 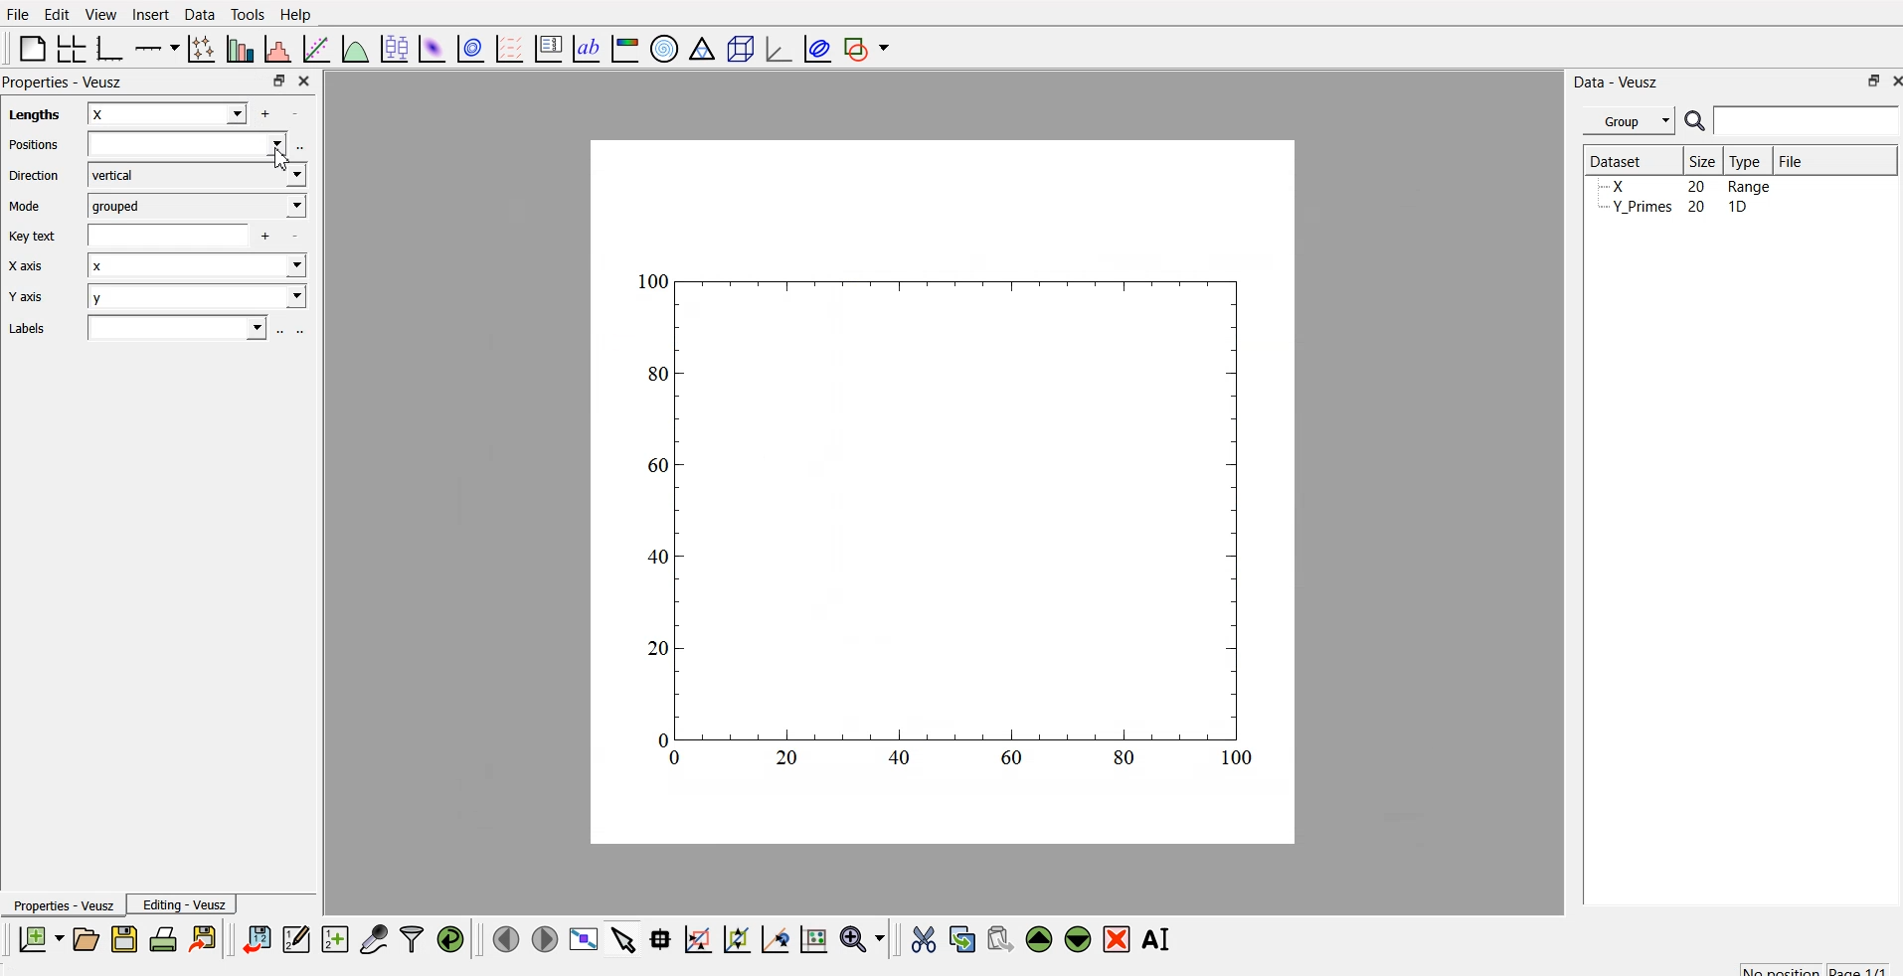 What do you see at coordinates (102, 14) in the screenshot?
I see `View` at bounding box center [102, 14].